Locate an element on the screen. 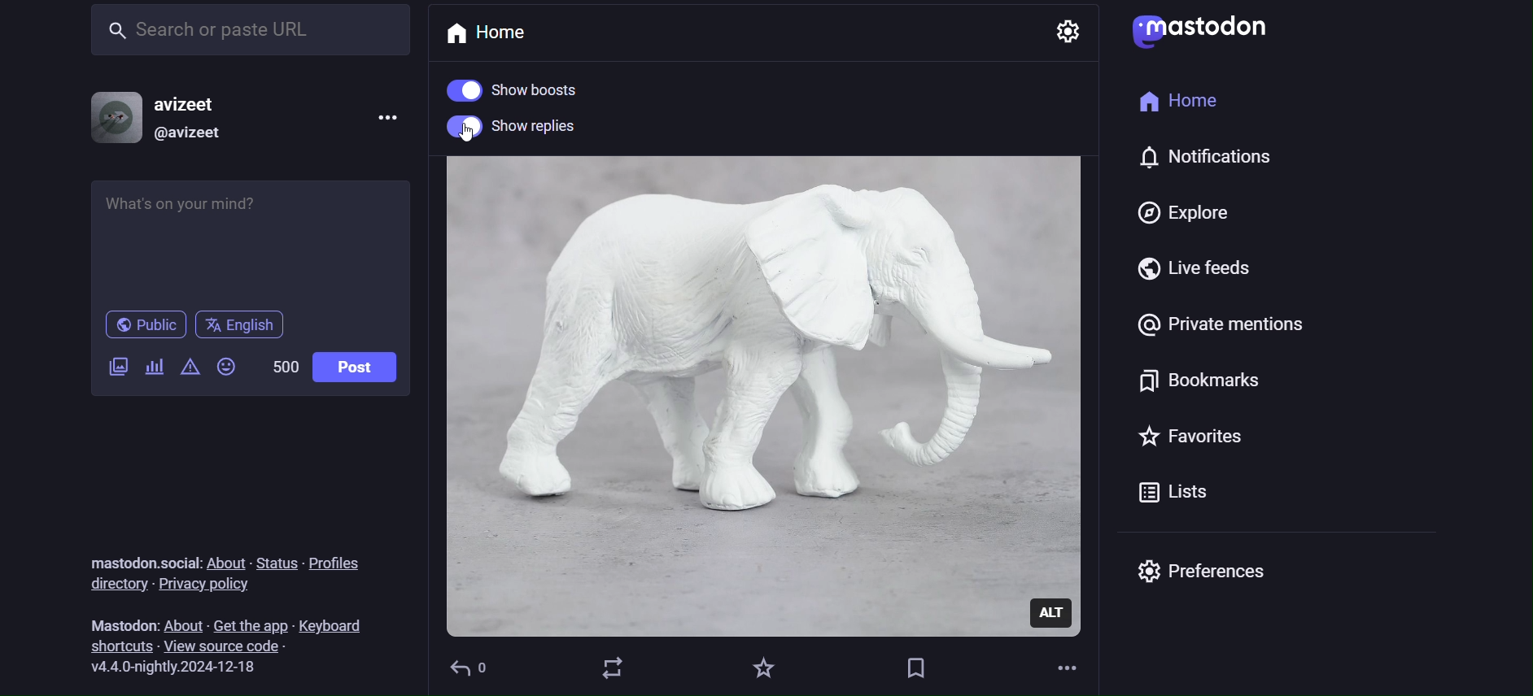  profiles is located at coordinates (345, 559).